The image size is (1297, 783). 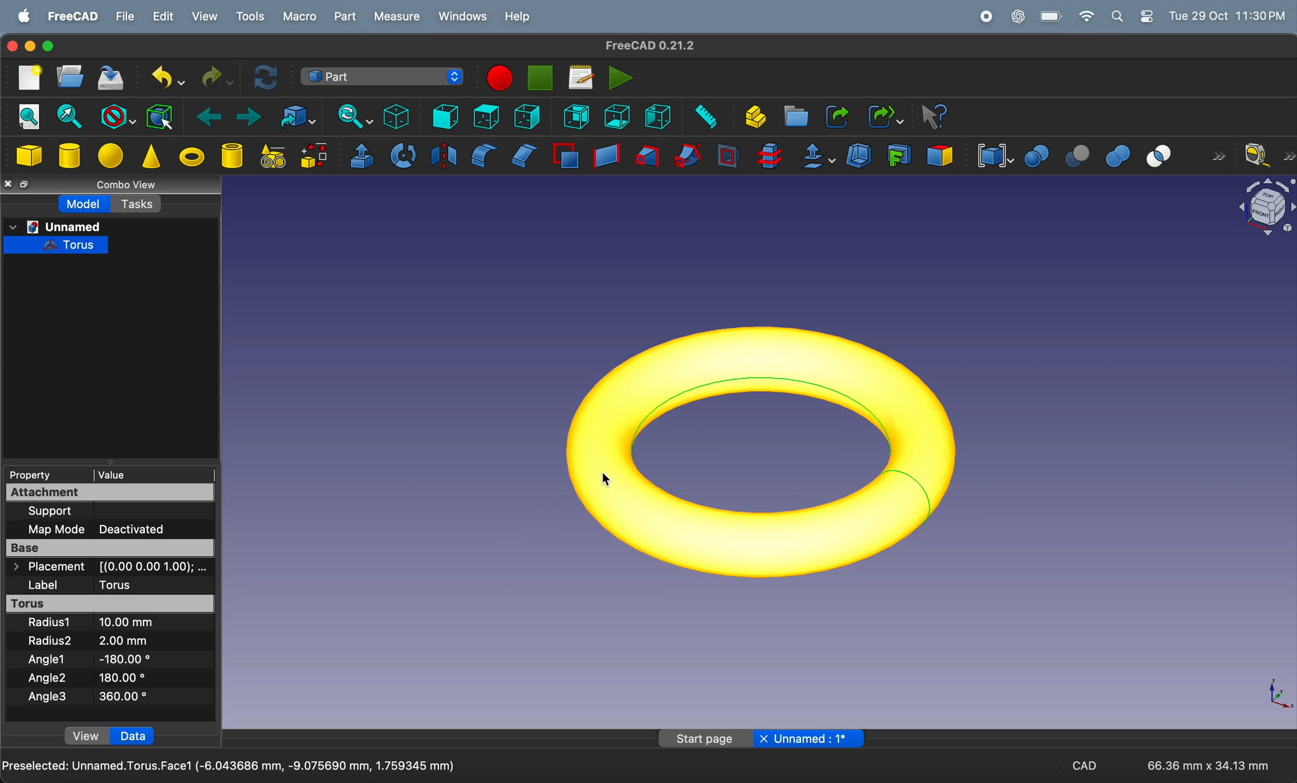 I want to click on cursor, so click(x=608, y=482).